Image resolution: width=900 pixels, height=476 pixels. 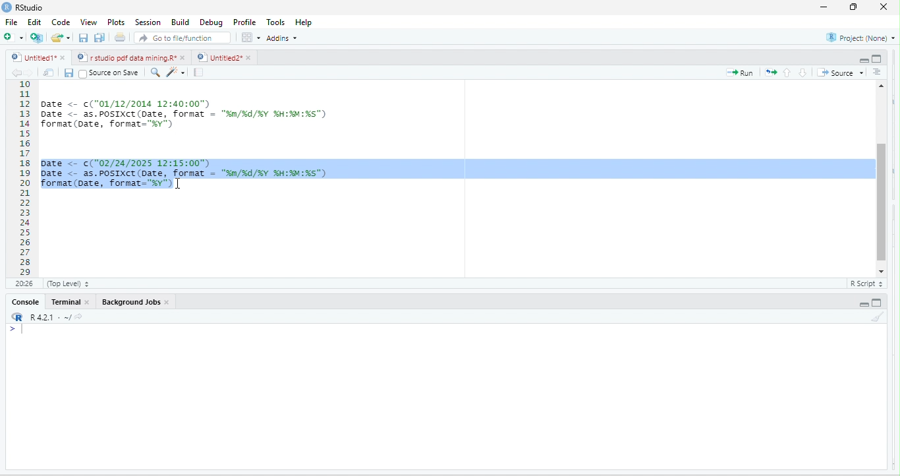 What do you see at coordinates (880, 7) in the screenshot?
I see `close` at bounding box center [880, 7].